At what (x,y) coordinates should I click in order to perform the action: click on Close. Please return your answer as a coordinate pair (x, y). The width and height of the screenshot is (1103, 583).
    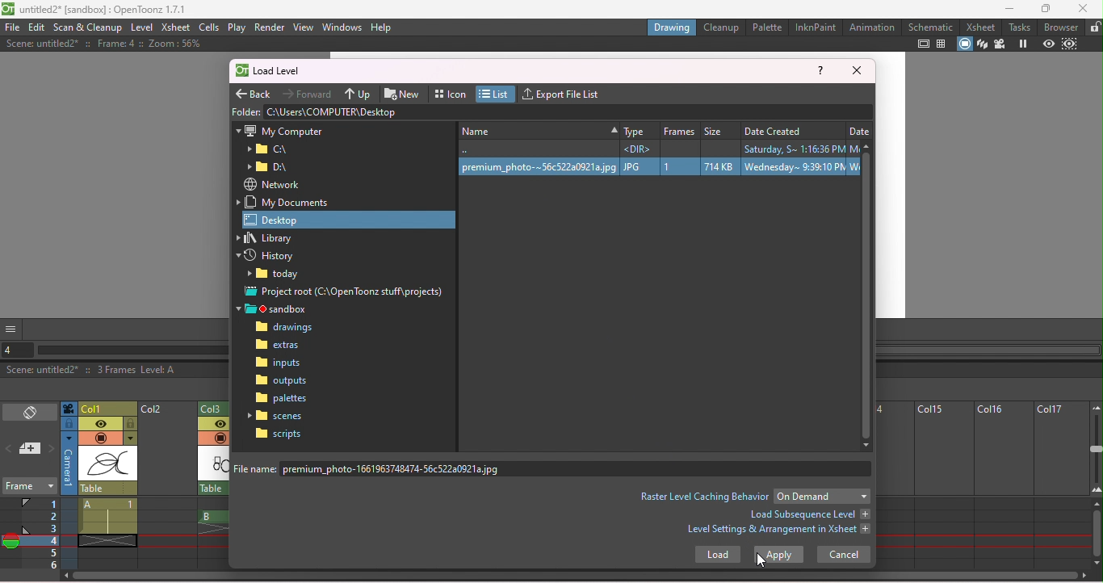
    Looking at the image, I should click on (1083, 8).